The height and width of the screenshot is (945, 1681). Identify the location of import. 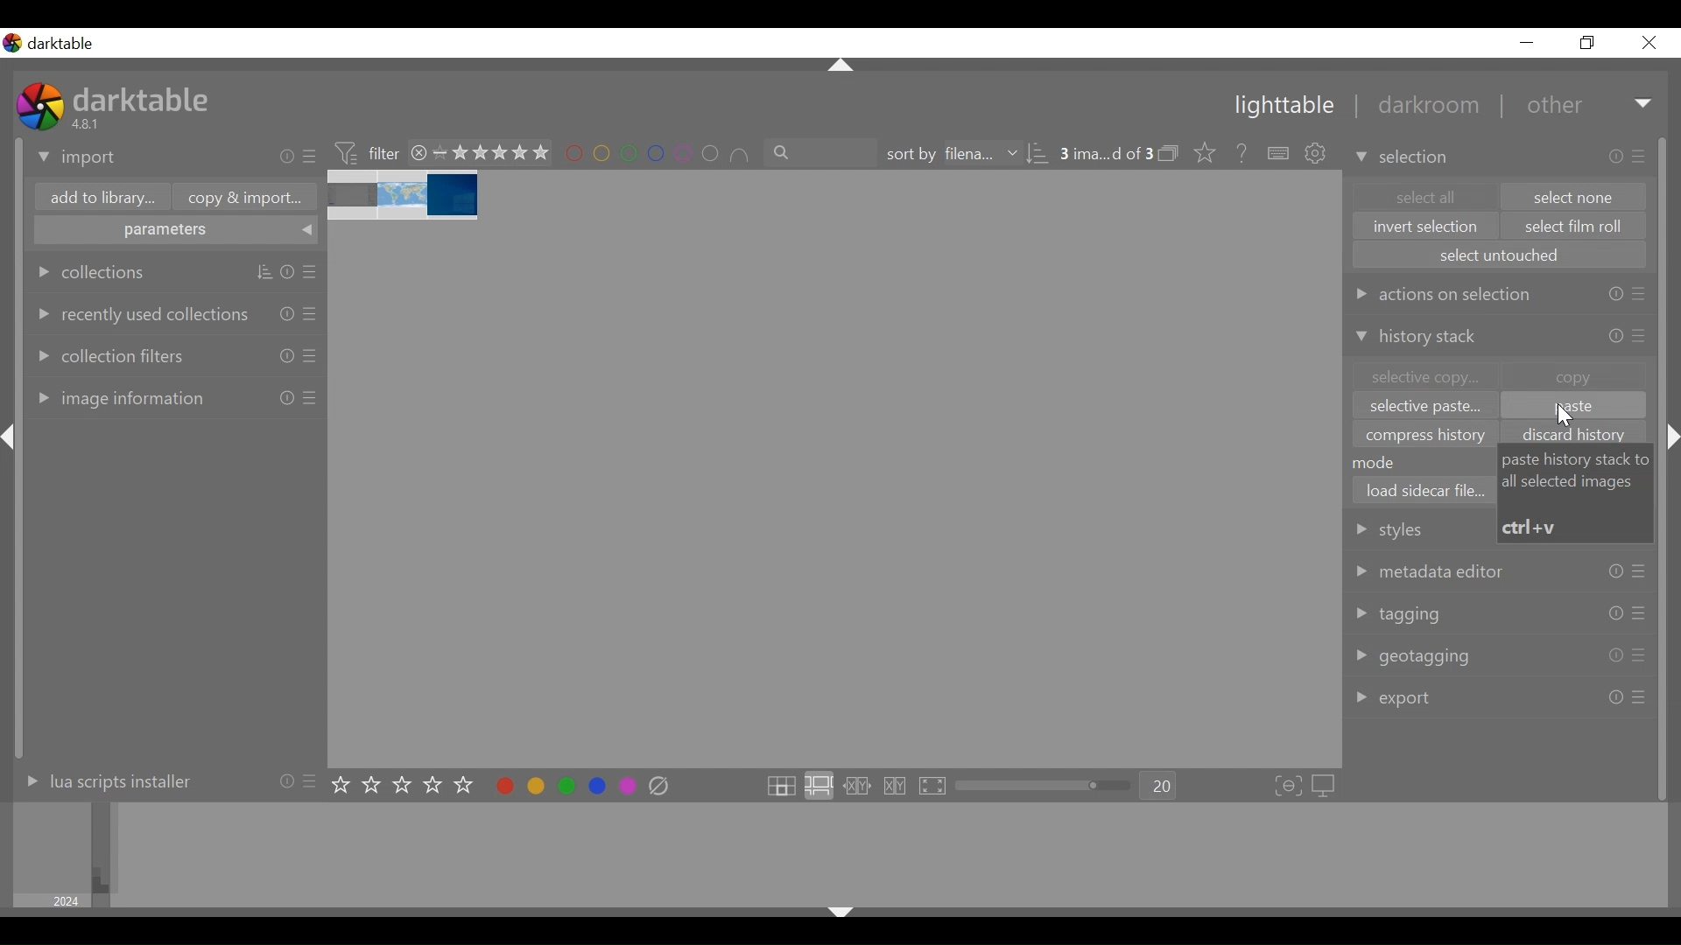
(78, 158).